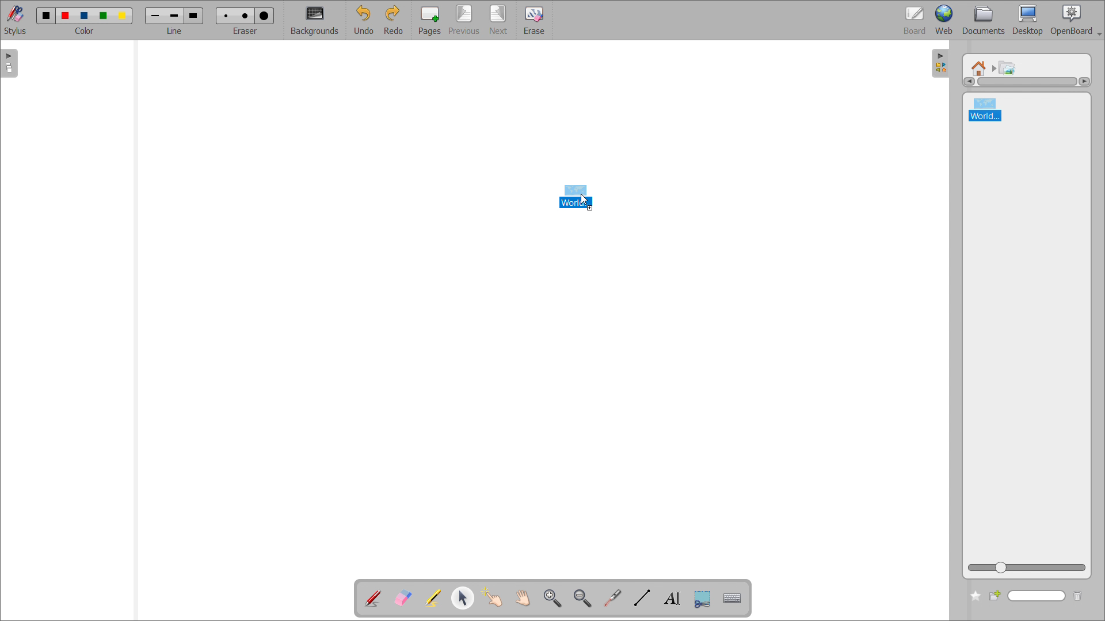 The height and width of the screenshot is (621, 1105). Describe the element at coordinates (576, 199) in the screenshot. I see `image file being dragged to boardspace` at that location.